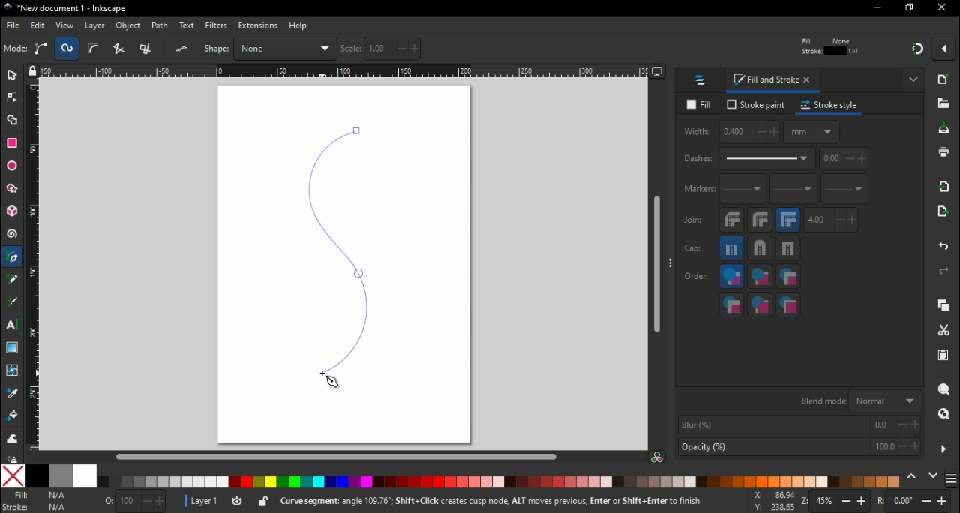  What do you see at coordinates (63, 9) in the screenshot?
I see `icon and filename` at bounding box center [63, 9].